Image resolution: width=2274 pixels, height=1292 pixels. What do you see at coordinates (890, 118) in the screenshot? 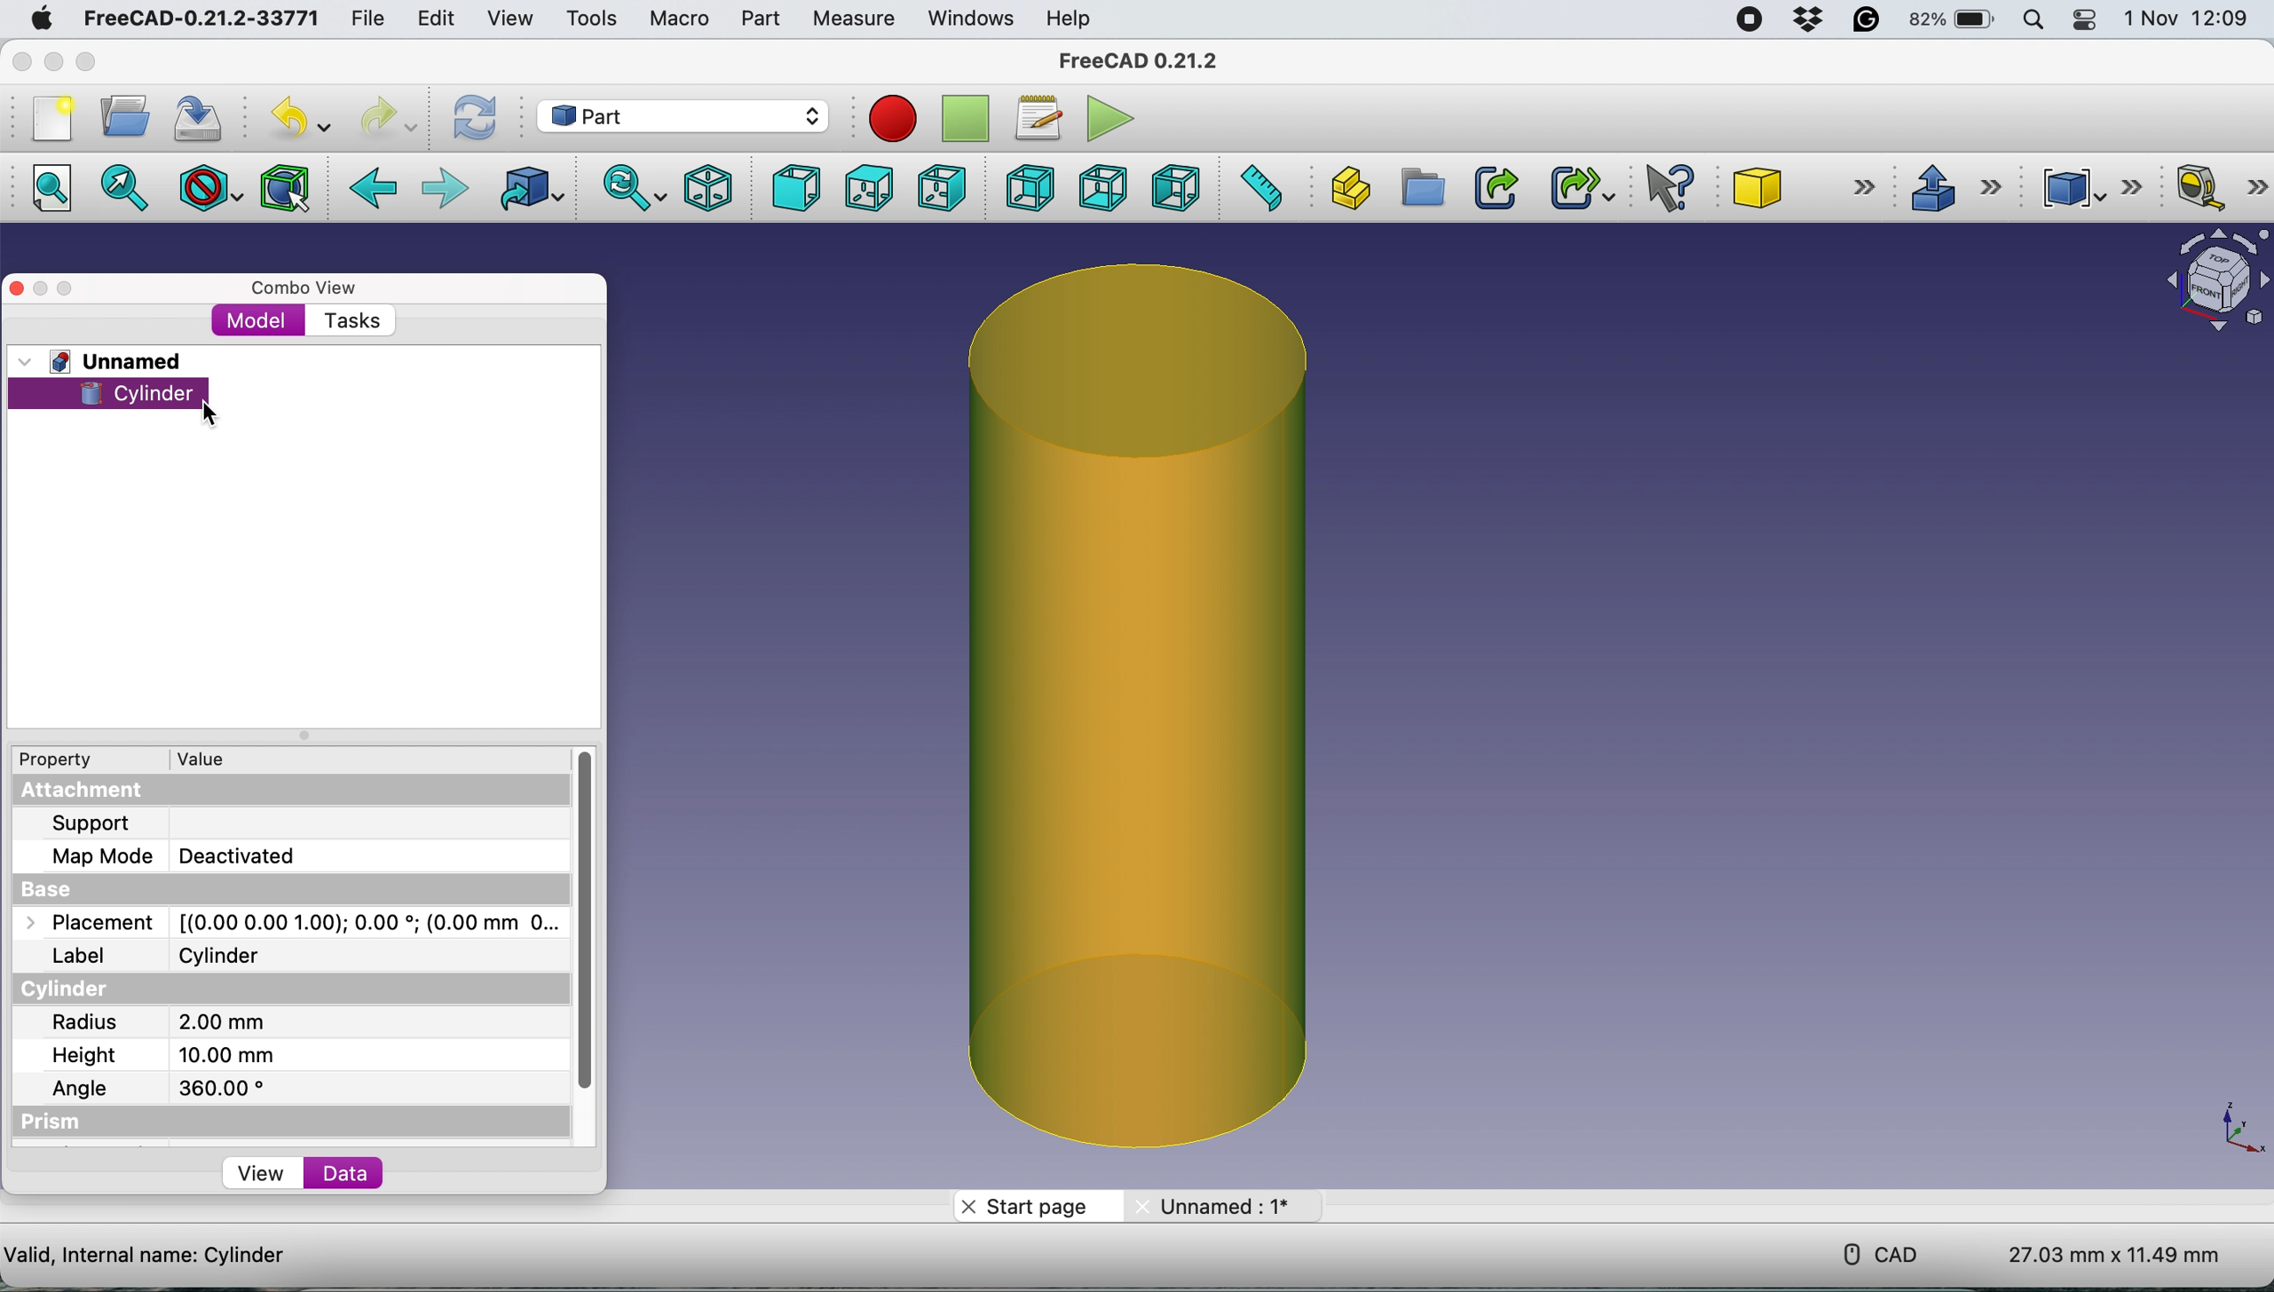
I see `record macros` at bounding box center [890, 118].